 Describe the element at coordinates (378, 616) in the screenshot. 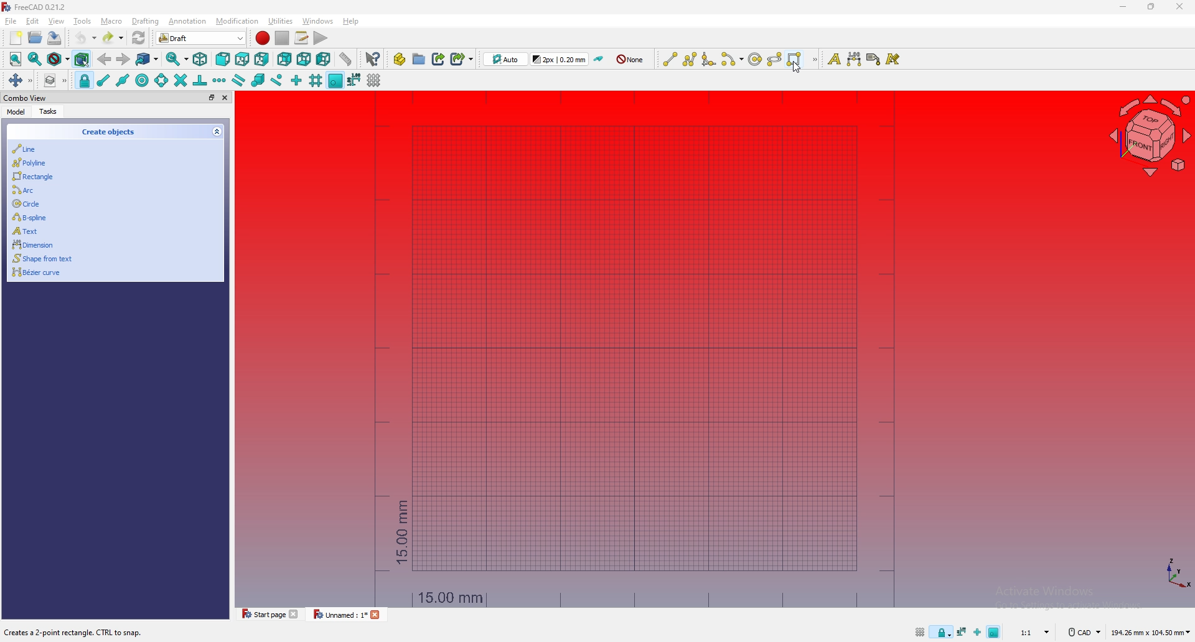

I see `close file` at that location.